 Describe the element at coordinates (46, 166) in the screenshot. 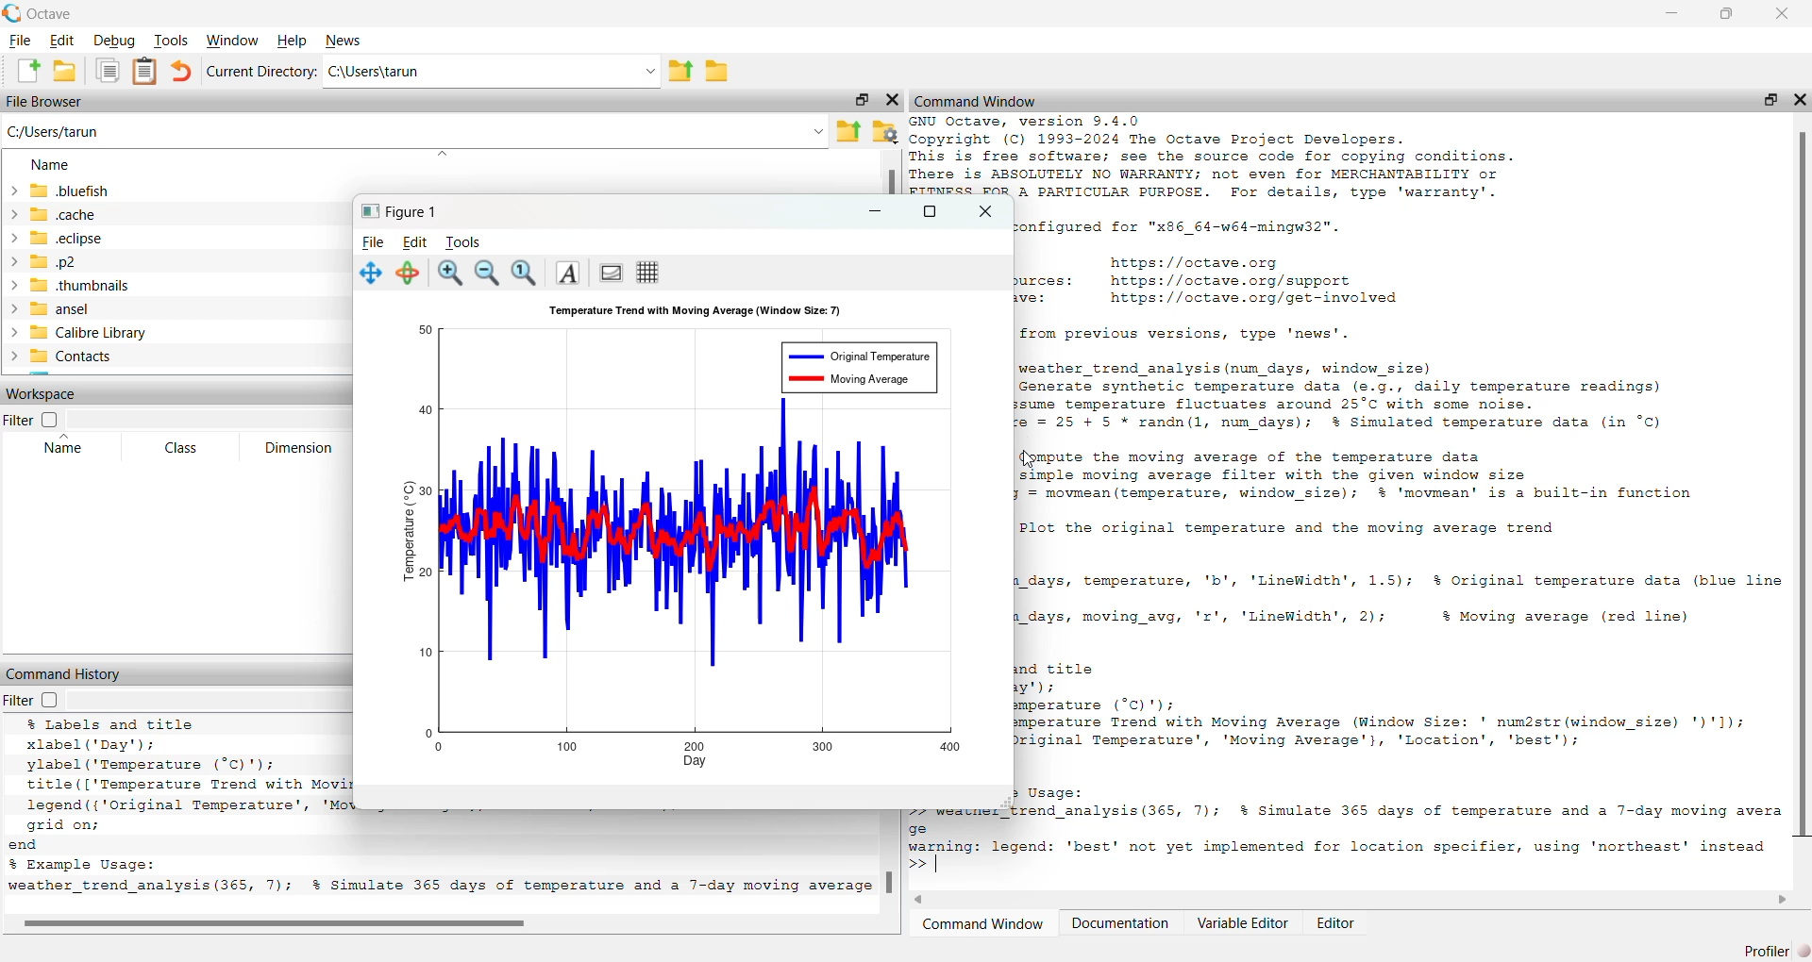

I see `Name` at that location.